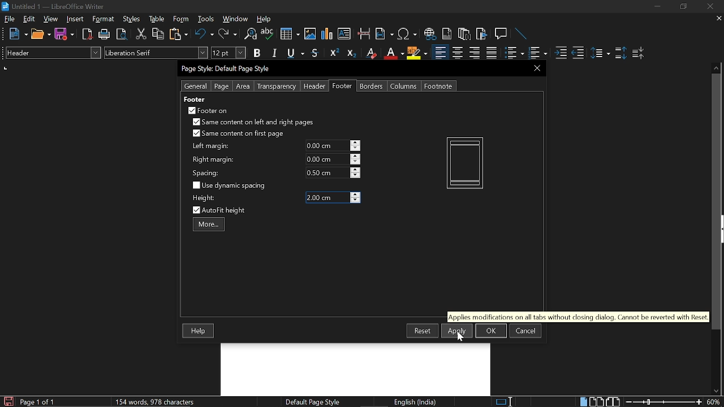 The image size is (724, 407). I want to click on Tools, so click(206, 19).